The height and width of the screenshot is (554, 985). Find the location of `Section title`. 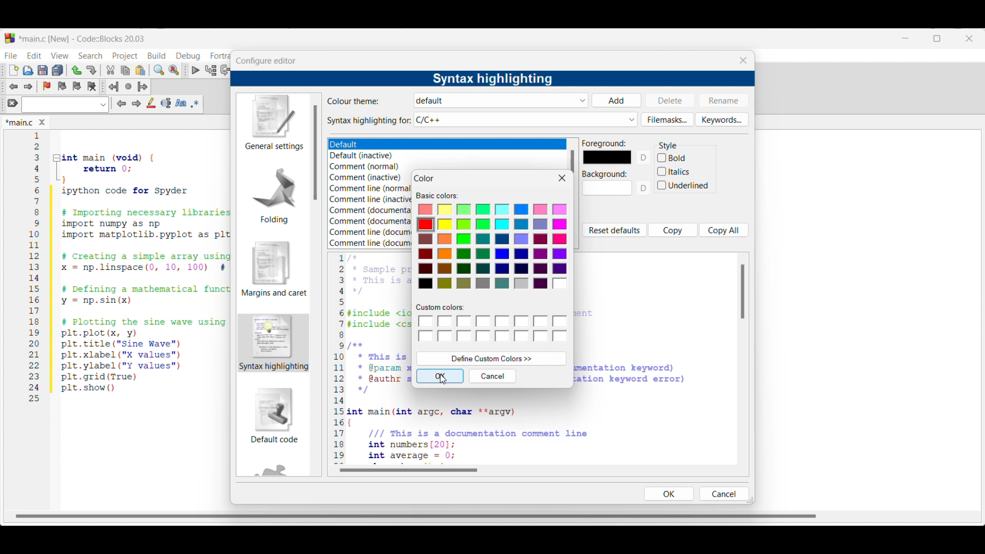

Section title is located at coordinates (668, 146).